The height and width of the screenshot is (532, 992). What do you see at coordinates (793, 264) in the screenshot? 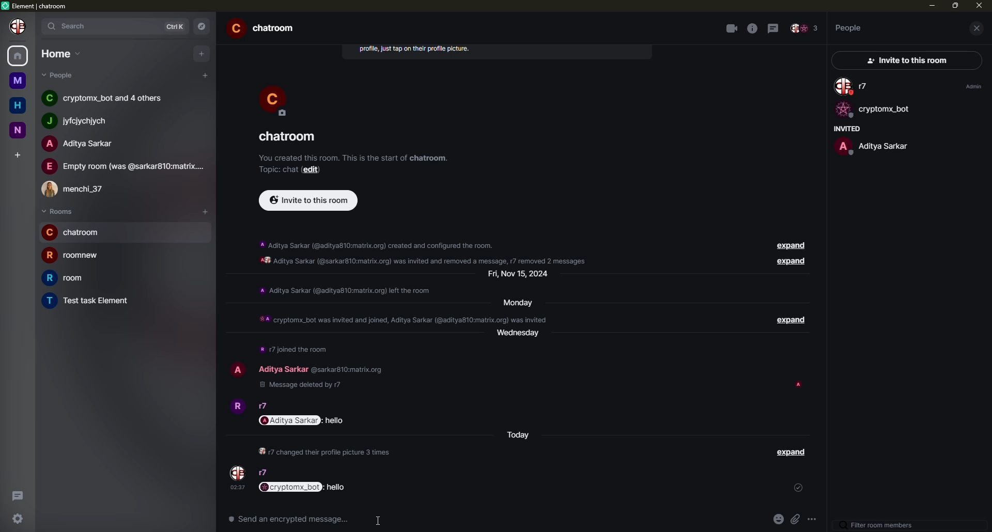
I see `expand` at bounding box center [793, 264].